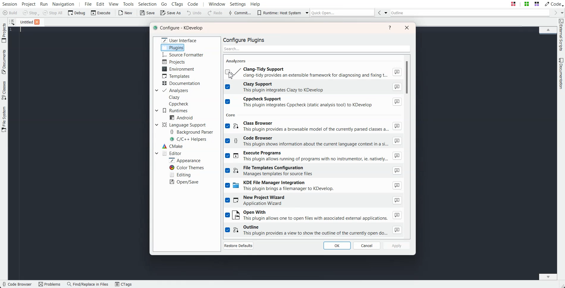 The width and height of the screenshot is (565, 288). Describe the element at coordinates (561, 285) in the screenshot. I see `Slide Shifter` at that location.